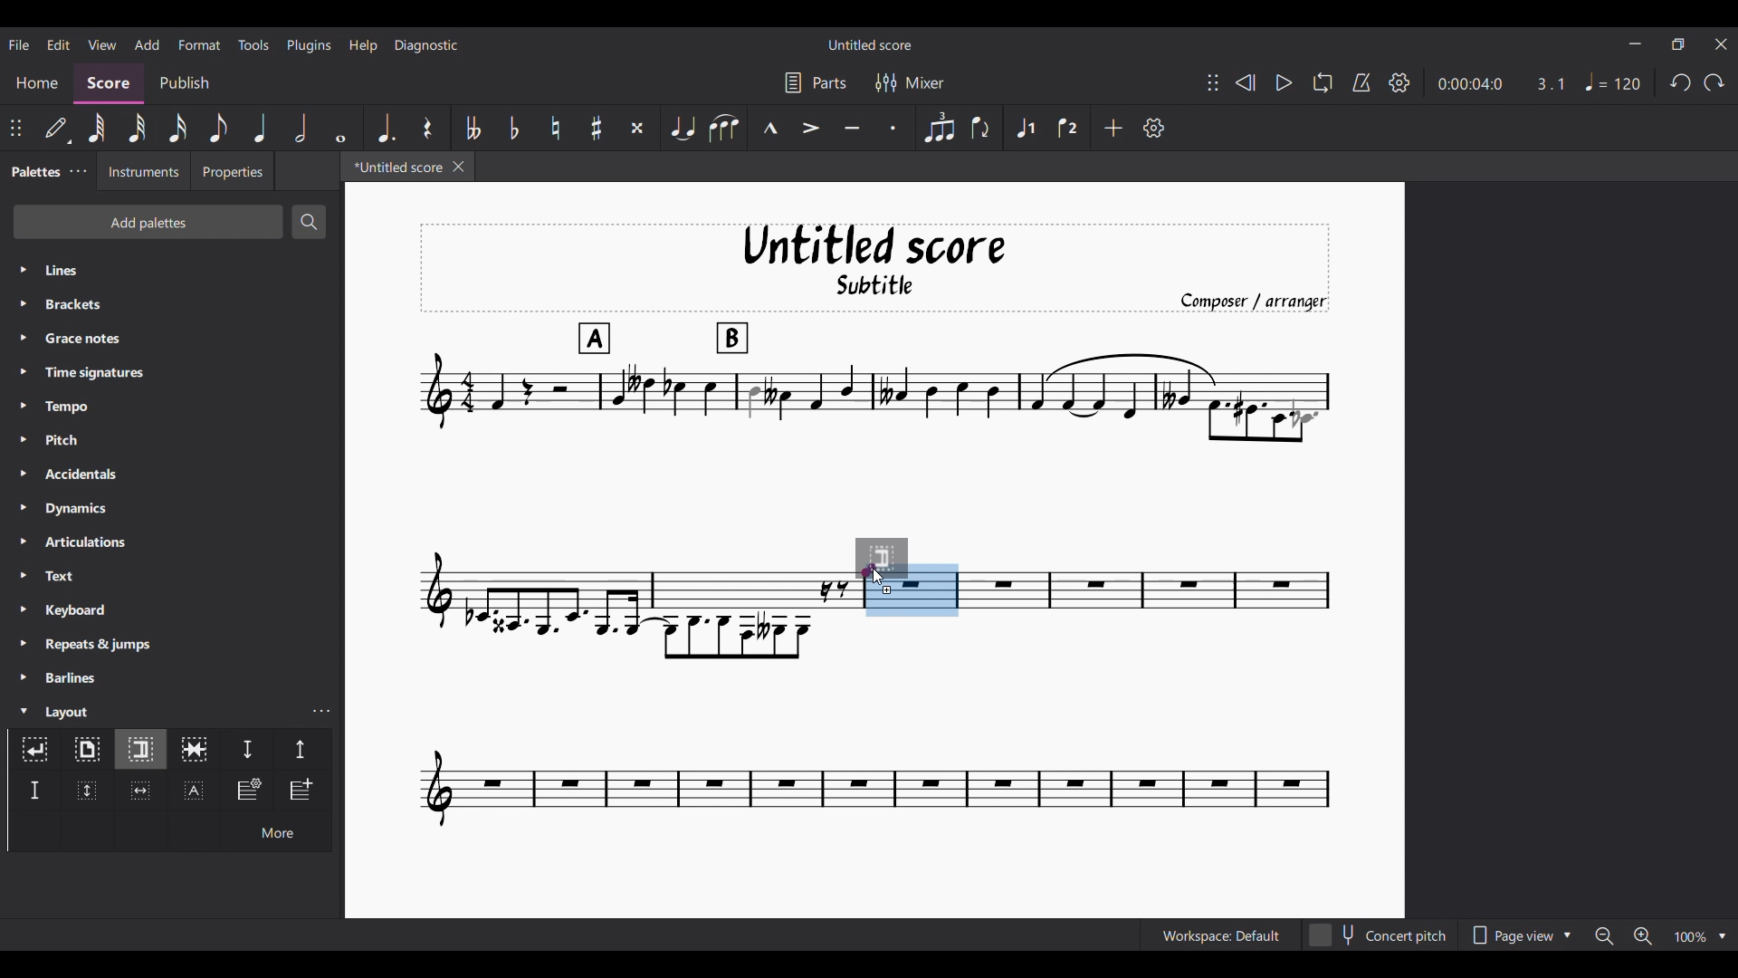 The height and width of the screenshot is (978, 1738). What do you see at coordinates (142, 171) in the screenshot?
I see `Instruments` at bounding box center [142, 171].